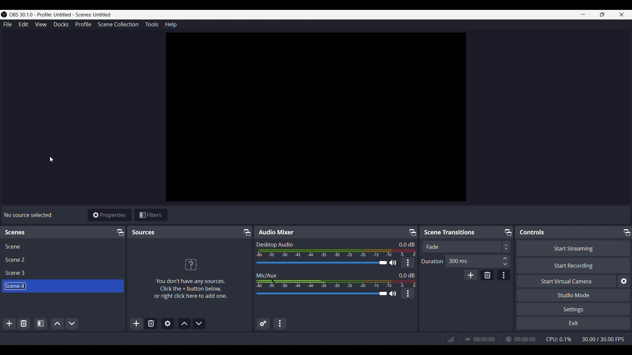 The image size is (632, 355). What do you see at coordinates (263, 324) in the screenshot?
I see `Advanced Audio Properties` at bounding box center [263, 324].